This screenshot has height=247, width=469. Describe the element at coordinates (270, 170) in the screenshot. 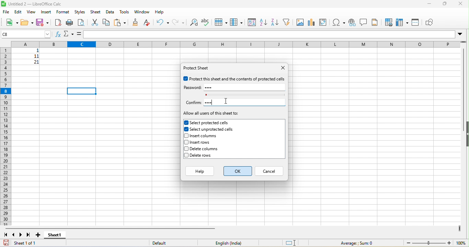

I see `cancel` at that location.